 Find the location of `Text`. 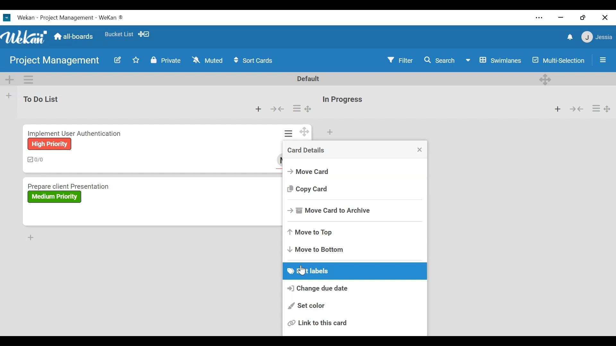

Text is located at coordinates (71, 18).